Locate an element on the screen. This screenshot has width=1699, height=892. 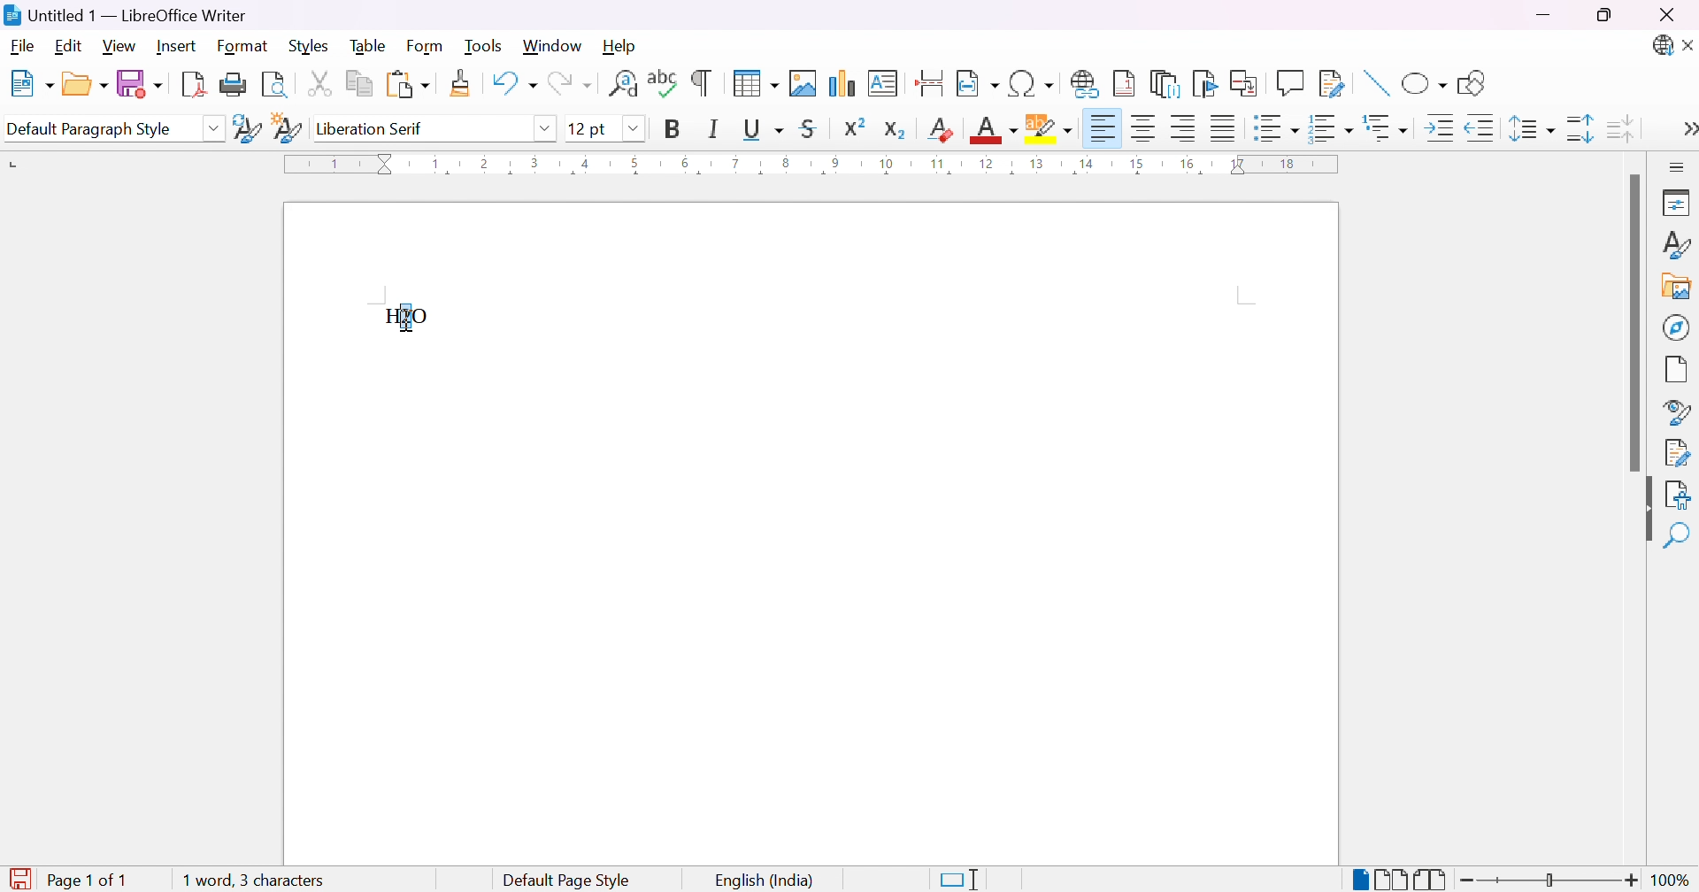
Window is located at coordinates (553, 47).